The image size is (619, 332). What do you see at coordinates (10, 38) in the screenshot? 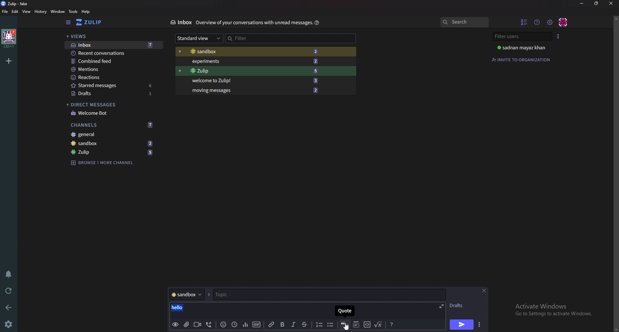
I see `home` at bounding box center [10, 38].